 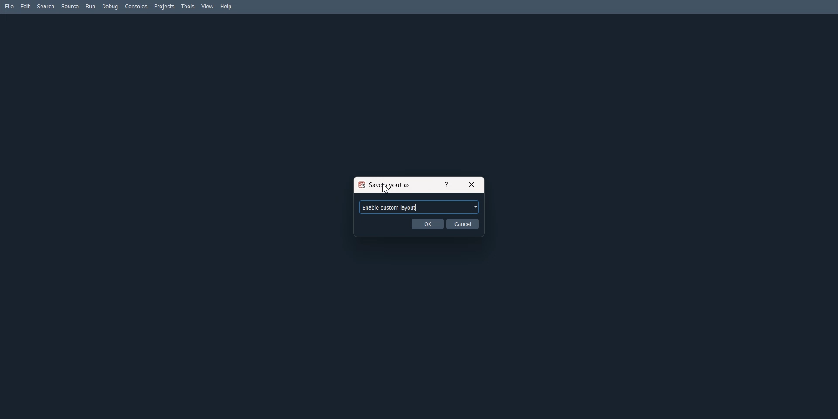 What do you see at coordinates (70, 6) in the screenshot?
I see `Source` at bounding box center [70, 6].